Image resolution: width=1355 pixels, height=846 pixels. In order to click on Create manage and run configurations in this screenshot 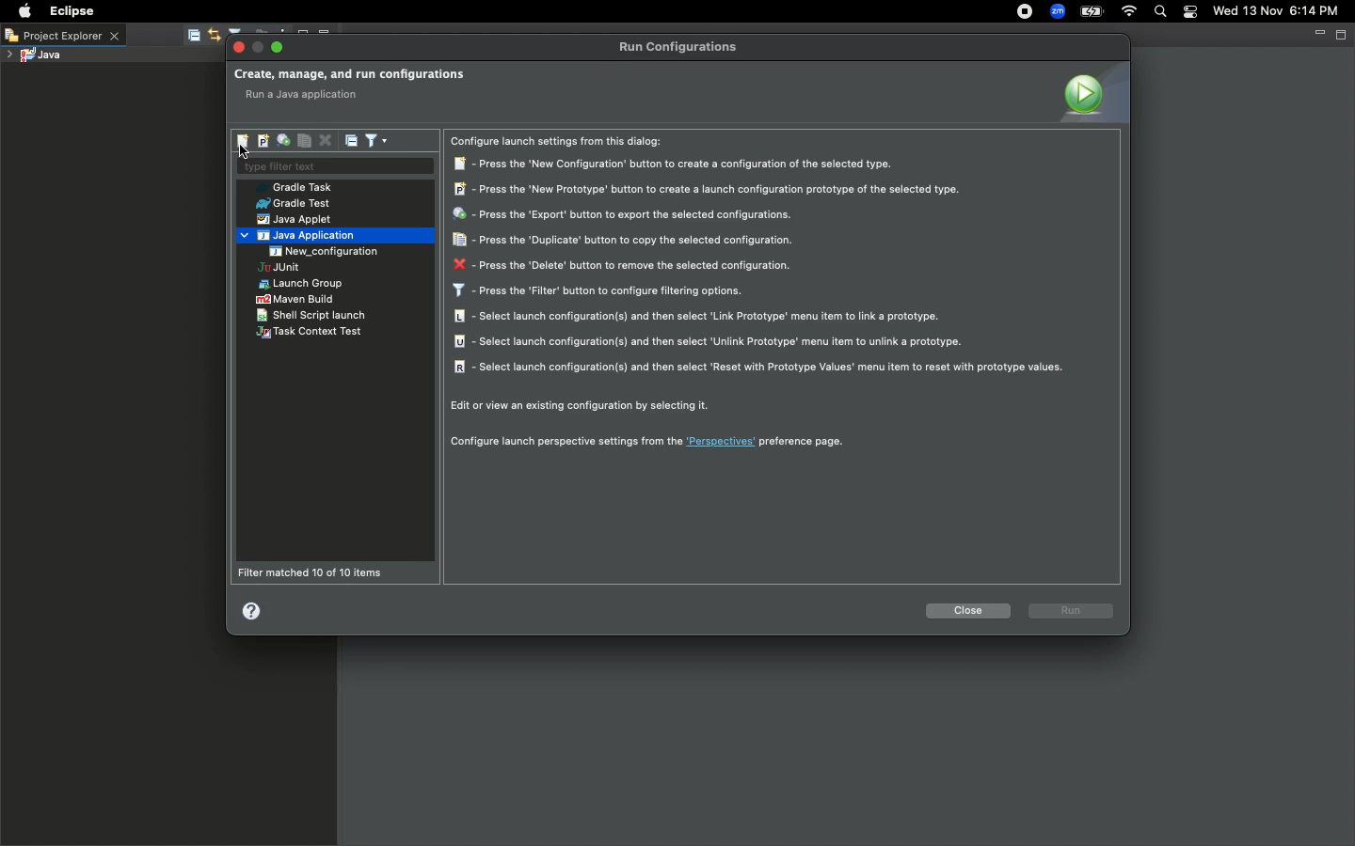, I will do `click(349, 75)`.